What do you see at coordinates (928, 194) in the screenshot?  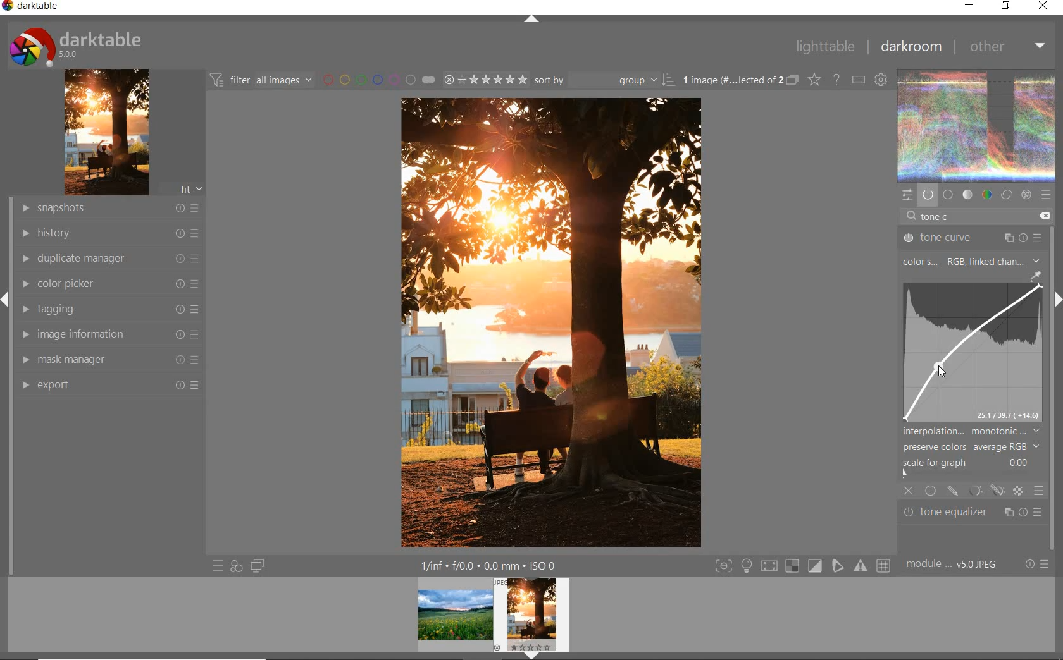 I see `show only active modules` at bounding box center [928, 194].